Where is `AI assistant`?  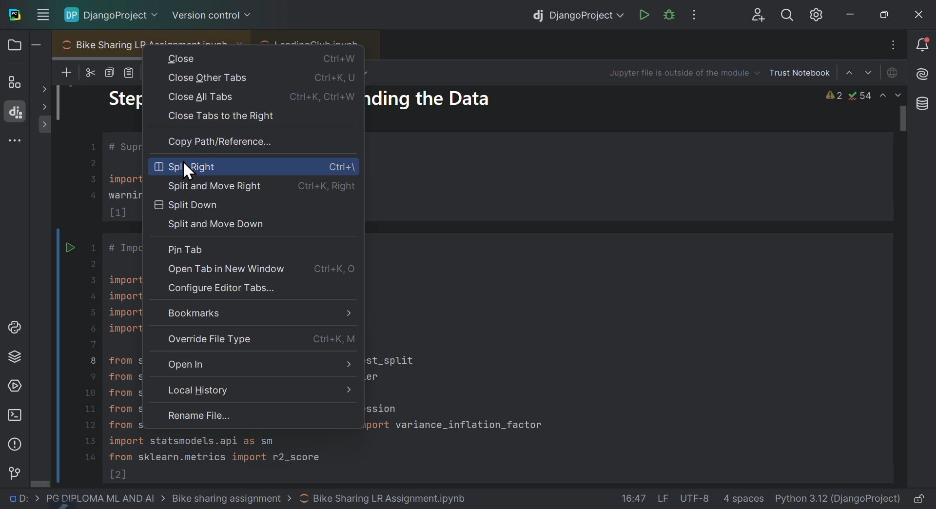 AI assistant is located at coordinates (925, 75).